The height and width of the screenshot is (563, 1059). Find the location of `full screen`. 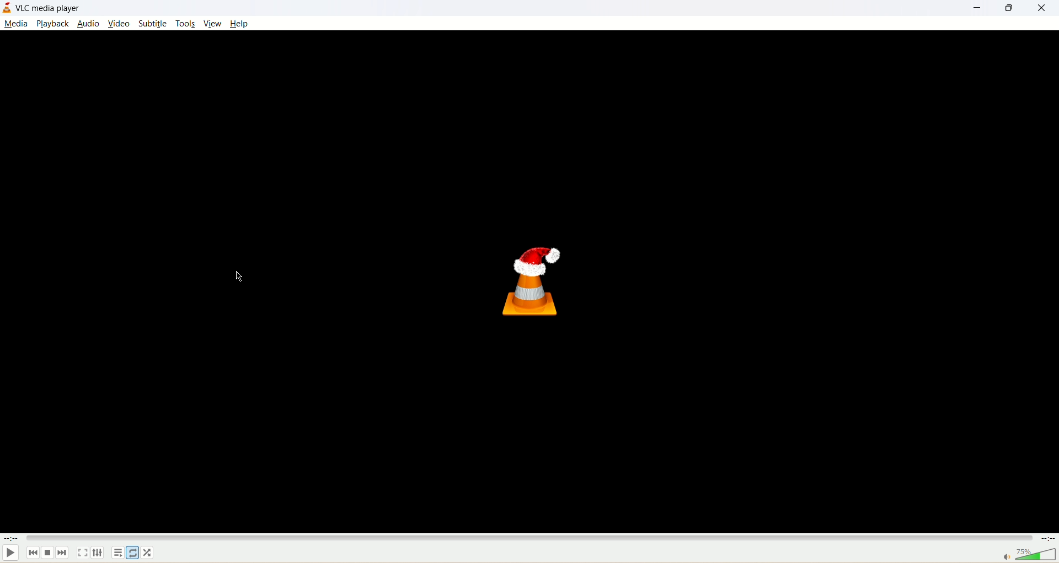

full screen is located at coordinates (83, 552).